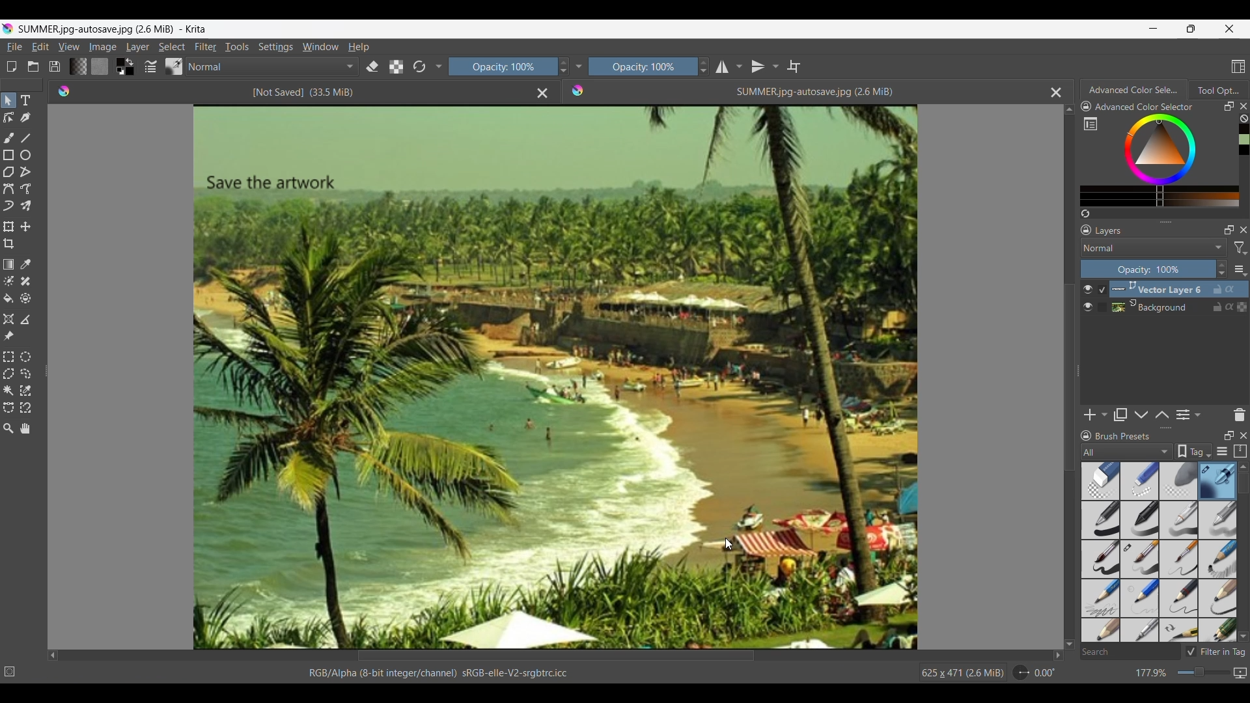 Image resolution: width=1250 pixels, height=703 pixels. I want to click on Move a layer, so click(25, 227).